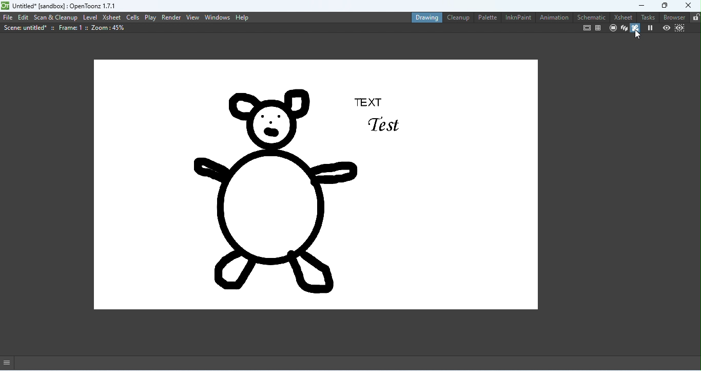 Image resolution: width=701 pixels, height=371 pixels. Describe the element at coordinates (678, 28) in the screenshot. I see `Sub-camera preview` at that location.